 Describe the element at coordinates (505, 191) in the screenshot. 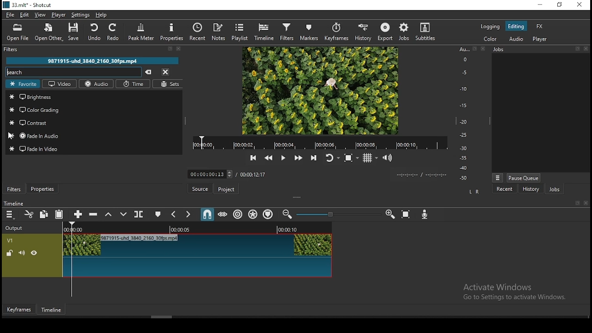

I see `recent` at that location.